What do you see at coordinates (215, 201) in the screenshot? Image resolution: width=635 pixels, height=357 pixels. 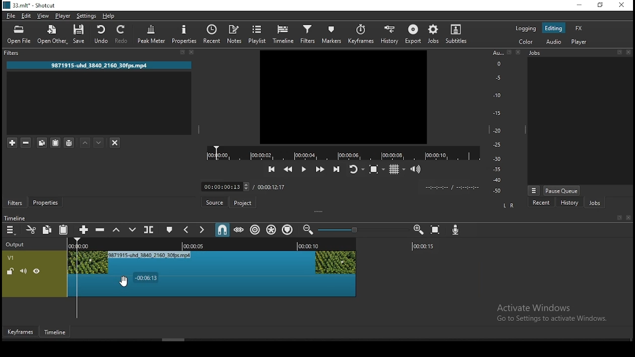 I see `Source` at bounding box center [215, 201].